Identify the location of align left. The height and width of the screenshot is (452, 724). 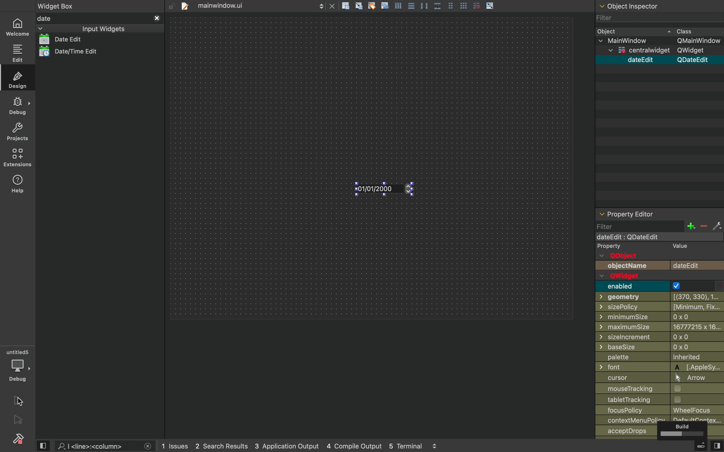
(398, 5).